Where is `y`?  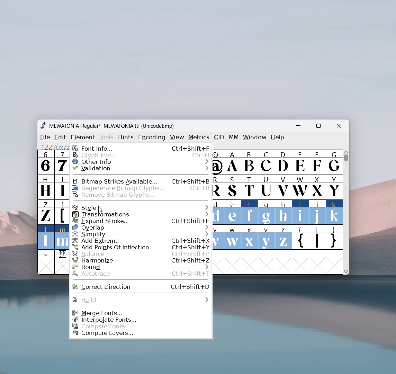
y is located at coordinates (267, 238).